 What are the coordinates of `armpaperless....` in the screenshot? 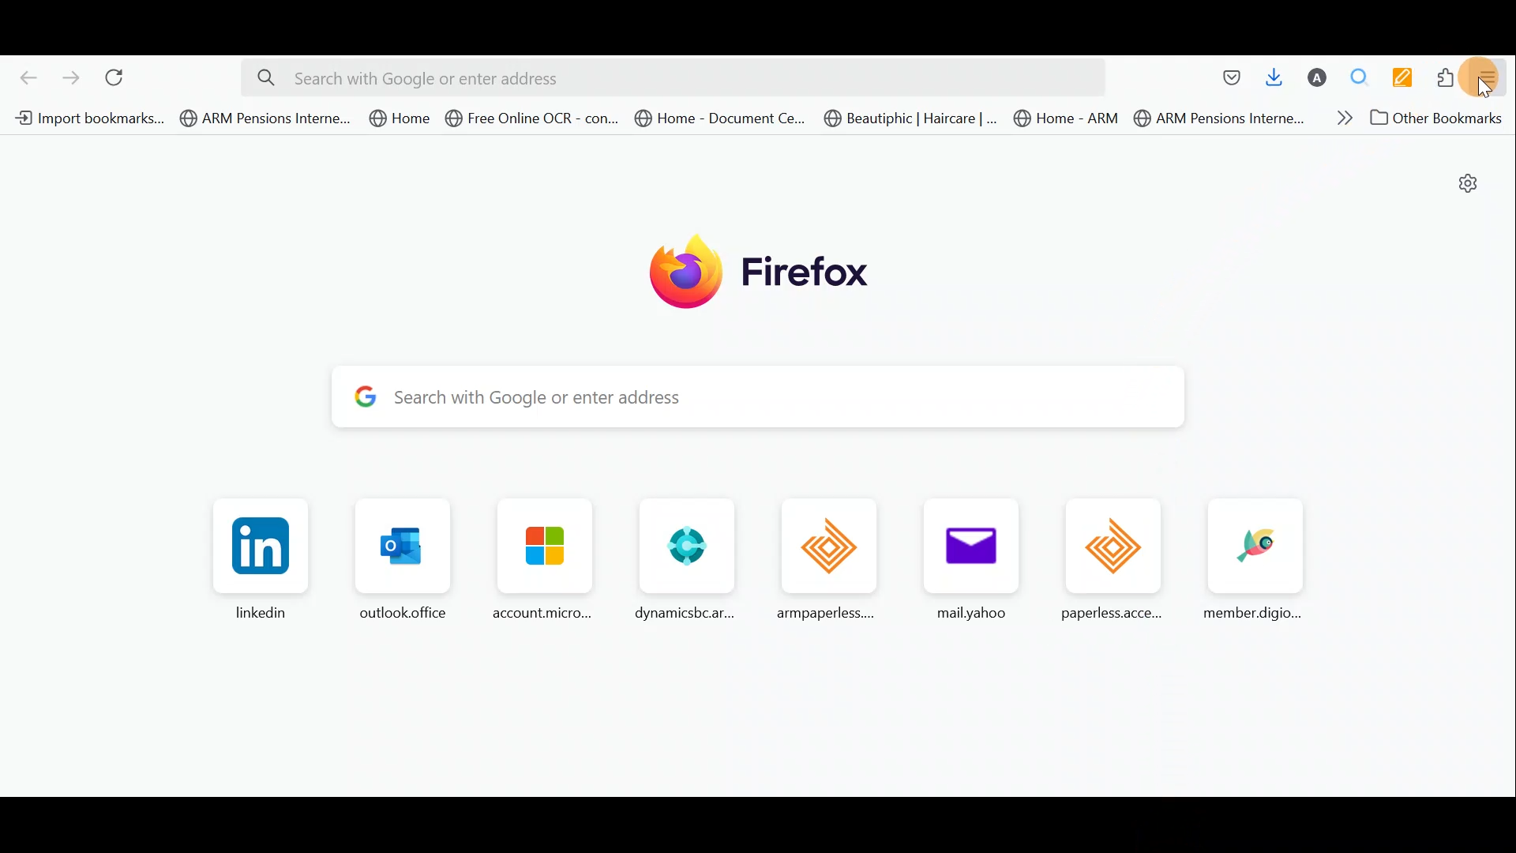 It's located at (833, 559).